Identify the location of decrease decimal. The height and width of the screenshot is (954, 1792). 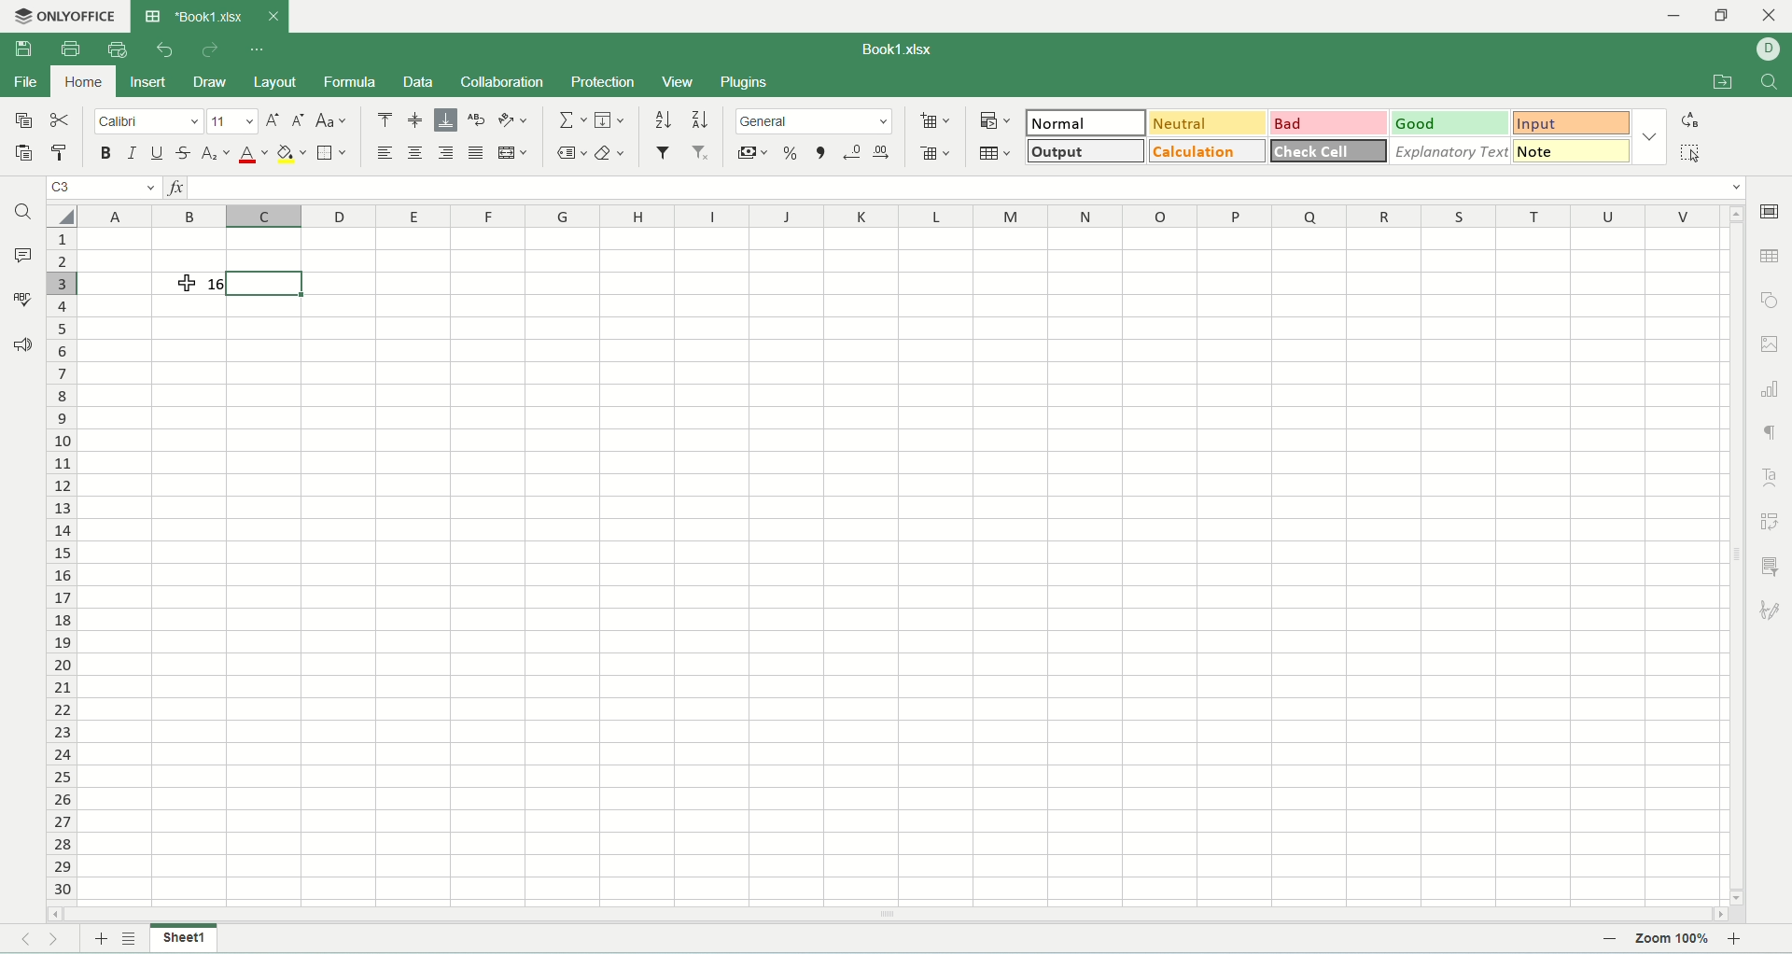
(853, 152).